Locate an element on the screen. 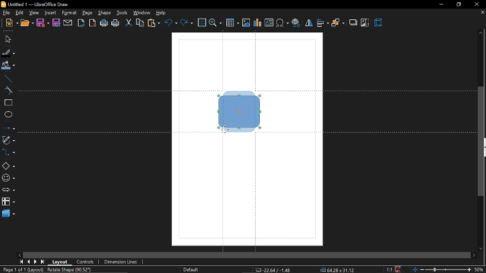 The height and width of the screenshot is (273, 486). export is located at coordinates (81, 23).